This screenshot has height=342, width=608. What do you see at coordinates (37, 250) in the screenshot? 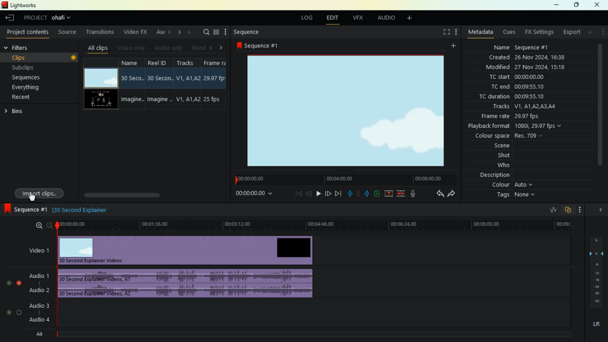
I see `video1` at bounding box center [37, 250].